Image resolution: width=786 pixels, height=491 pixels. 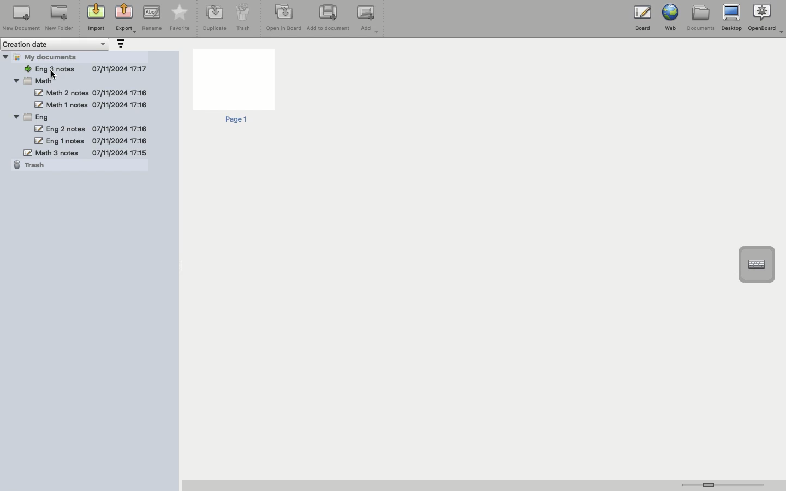 What do you see at coordinates (700, 18) in the screenshot?
I see `Documents` at bounding box center [700, 18].